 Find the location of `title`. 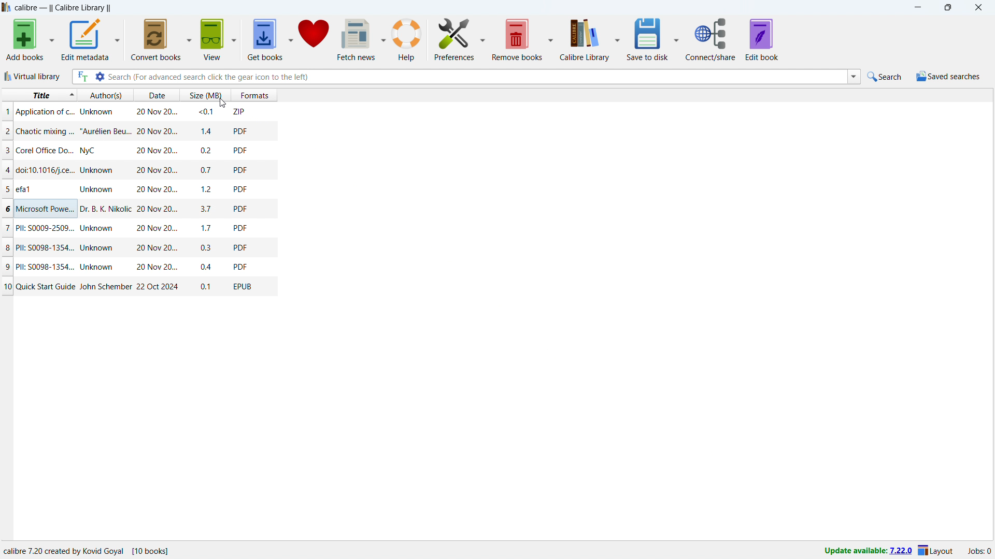

title is located at coordinates (46, 286).